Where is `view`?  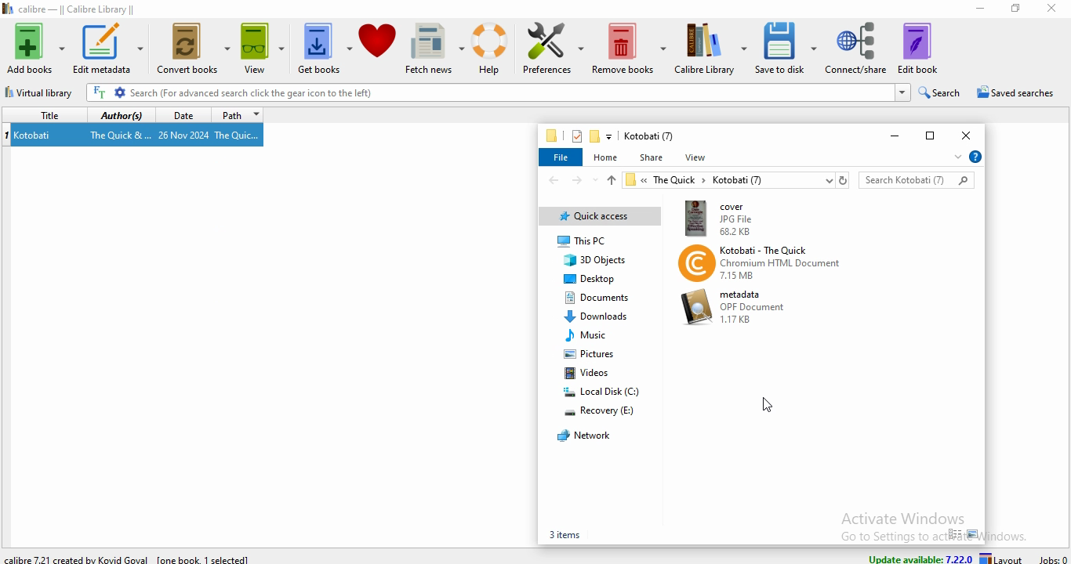 view is located at coordinates (264, 49).